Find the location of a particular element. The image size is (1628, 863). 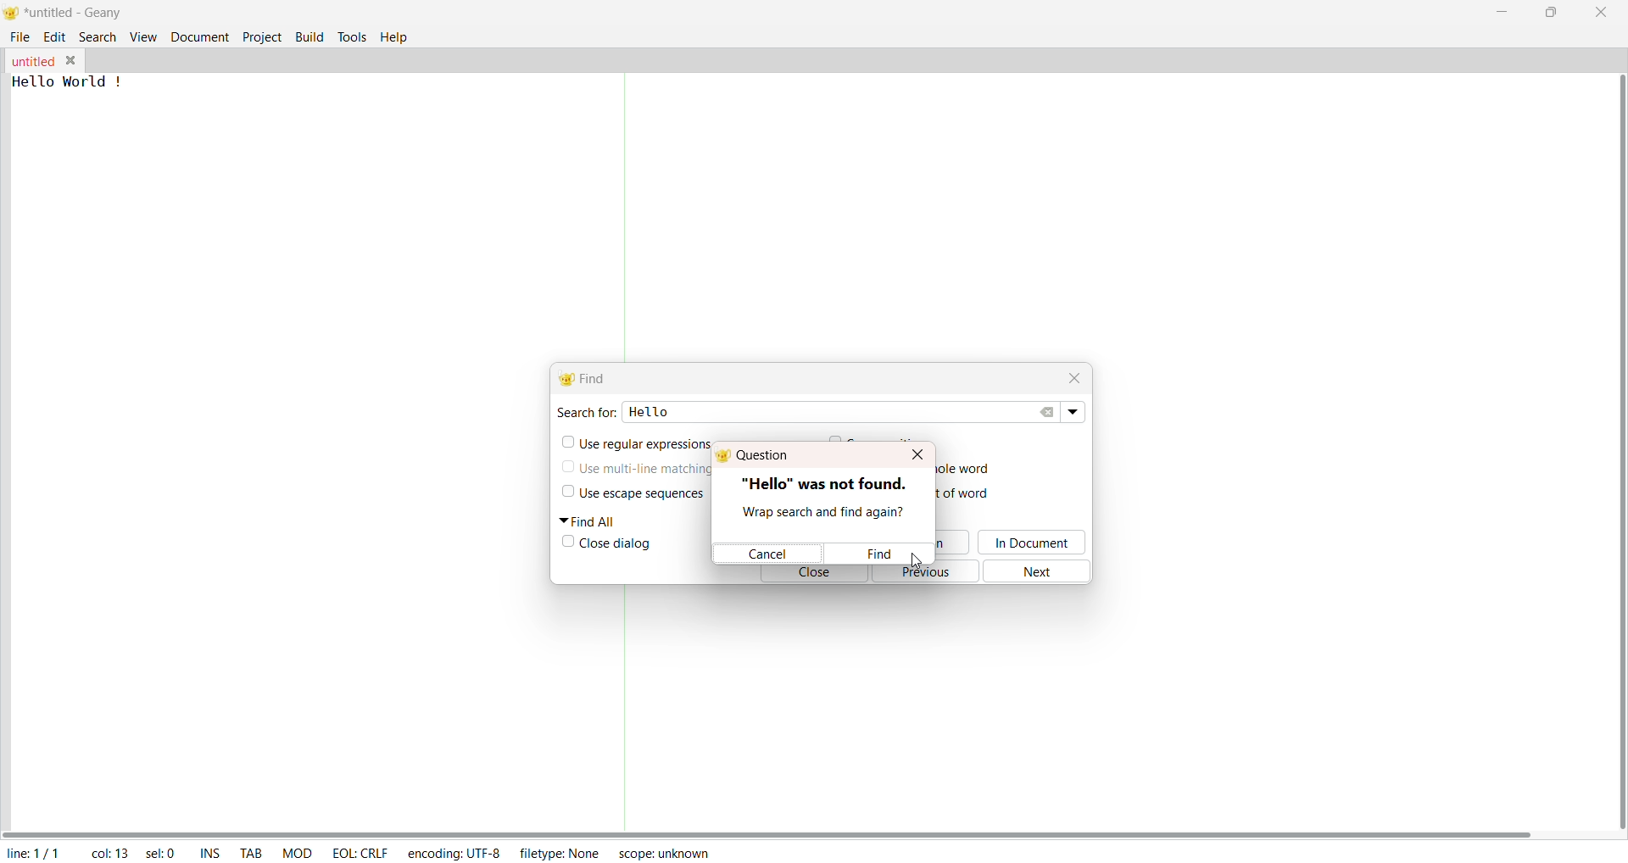

Hello world ! is located at coordinates (71, 81).